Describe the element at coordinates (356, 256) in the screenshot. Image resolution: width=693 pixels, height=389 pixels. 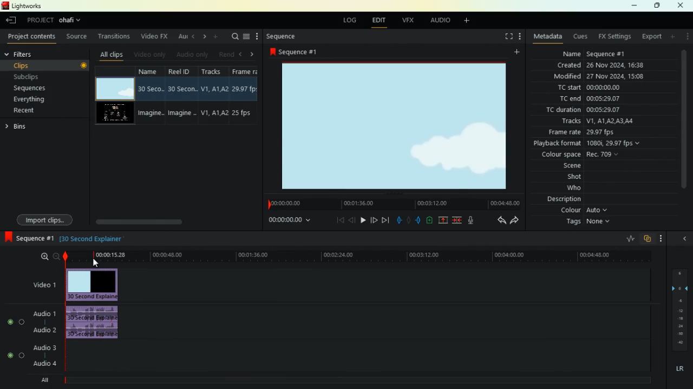
I see `timeline` at that location.